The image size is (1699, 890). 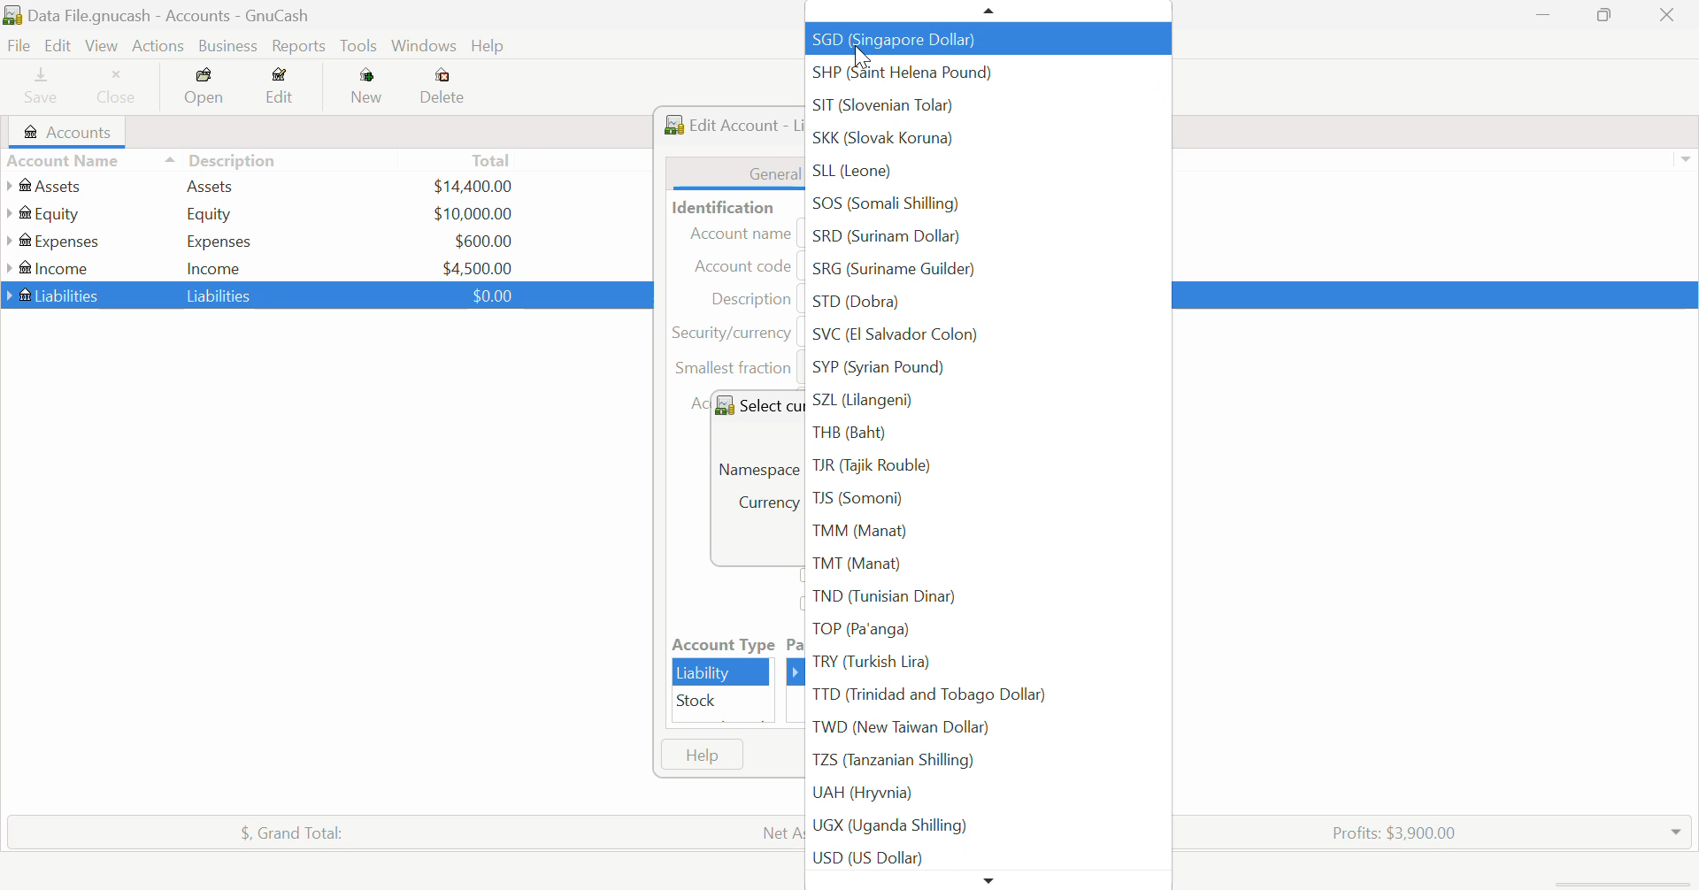 What do you see at coordinates (282, 830) in the screenshot?
I see `Total` at bounding box center [282, 830].